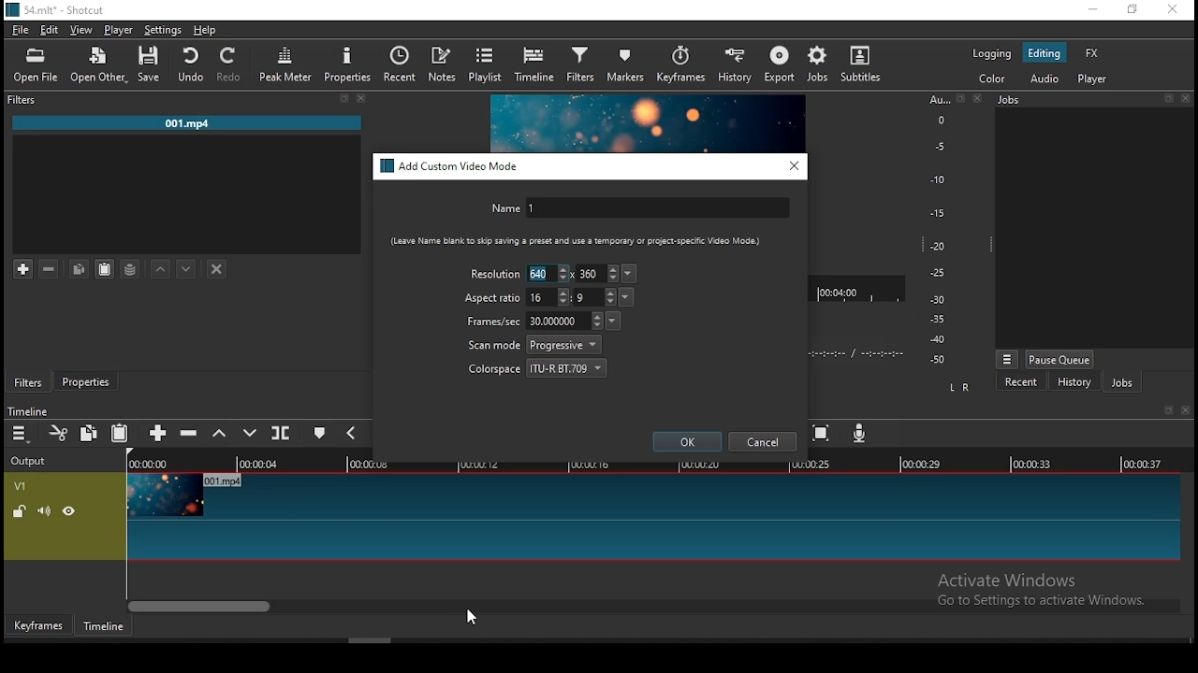  Describe the element at coordinates (1189, 410) in the screenshot. I see `close` at that location.